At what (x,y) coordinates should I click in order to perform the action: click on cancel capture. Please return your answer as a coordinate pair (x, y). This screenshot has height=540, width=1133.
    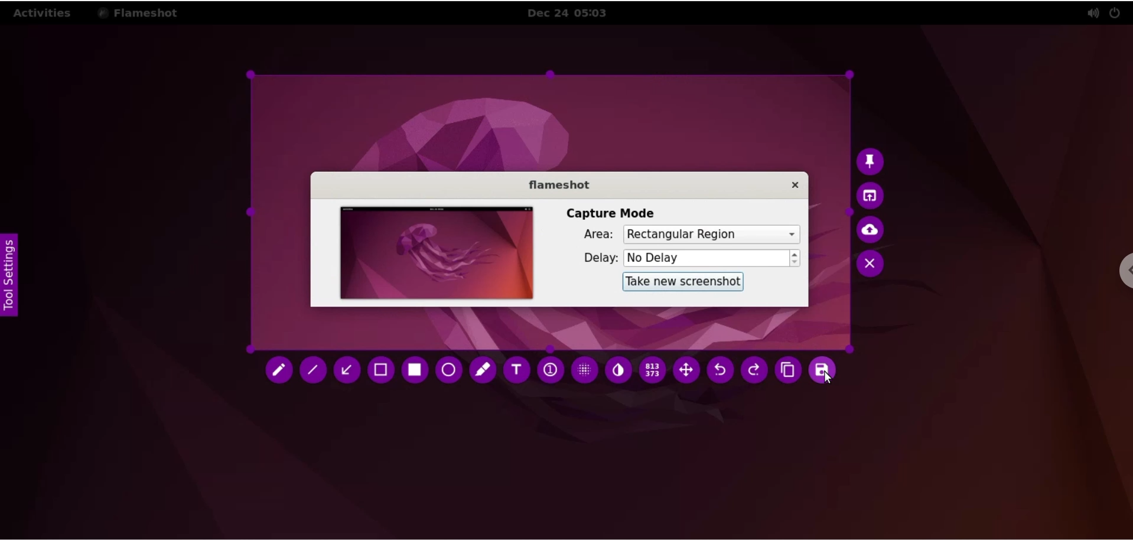
    Looking at the image, I should click on (874, 266).